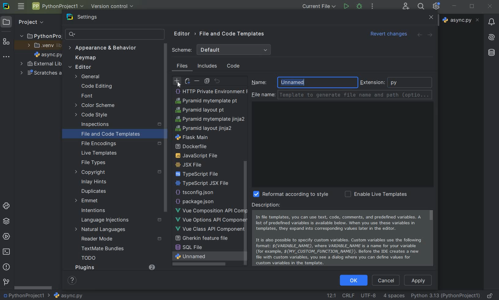 The height and width of the screenshot is (300, 499). Describe the element at coordinates (208, 81) in the screenshot. I see `copy template` at that location.